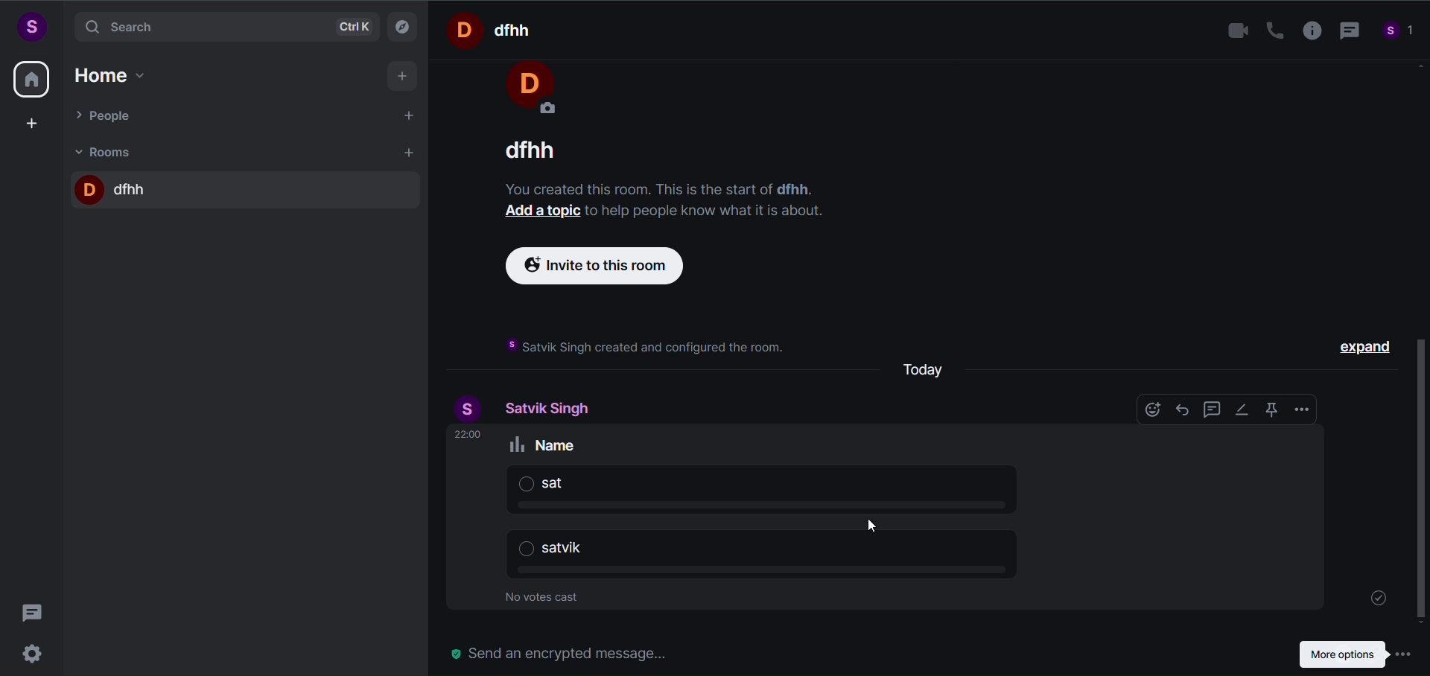  I want to click on Expand, so click(1363, 345).